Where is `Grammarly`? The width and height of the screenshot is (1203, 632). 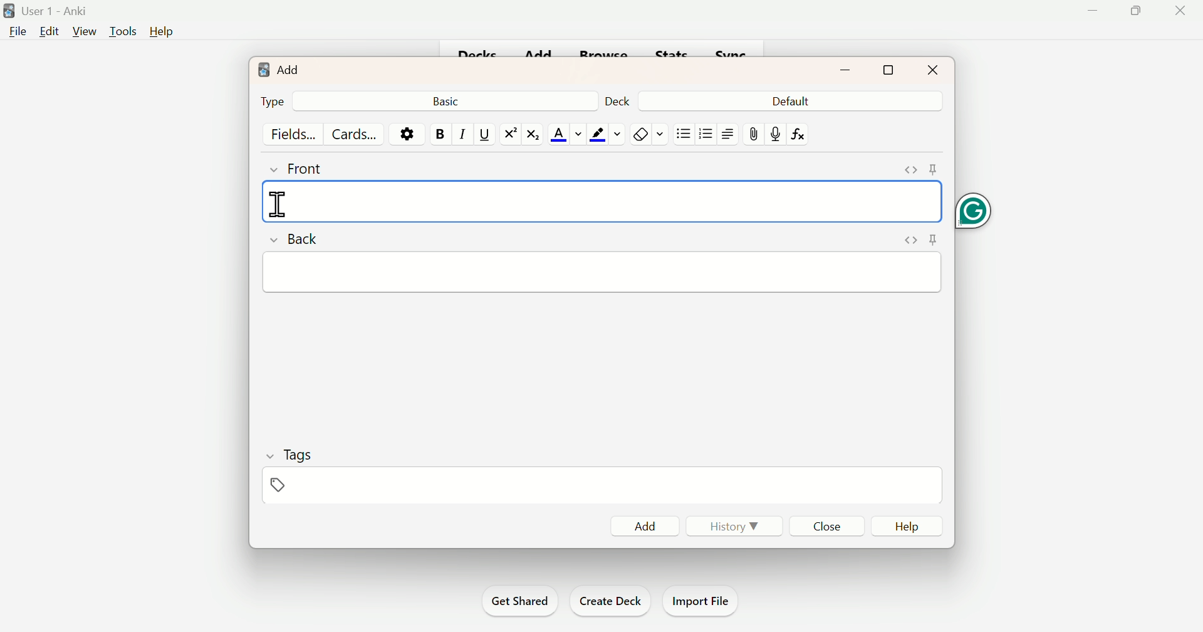 Grammarly is located at coordinates (973, 217).